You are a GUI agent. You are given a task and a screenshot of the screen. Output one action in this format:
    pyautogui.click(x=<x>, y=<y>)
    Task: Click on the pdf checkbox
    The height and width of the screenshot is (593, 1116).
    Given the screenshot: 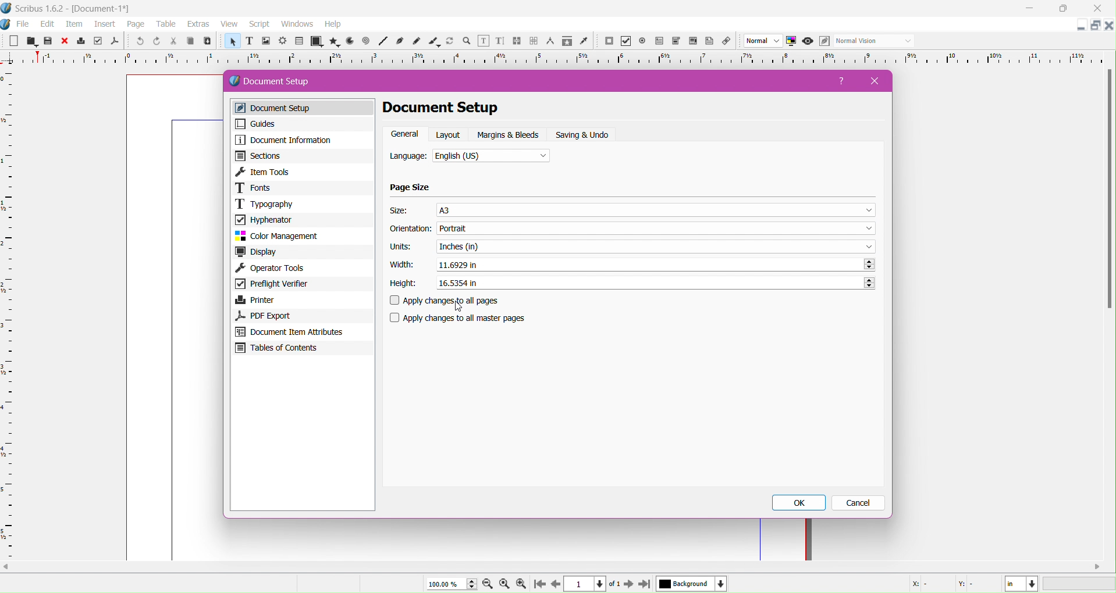 What is the action you would take?
    pyautogui.click(x=659, y=41)
    